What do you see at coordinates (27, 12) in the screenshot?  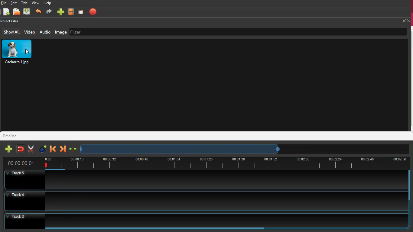 I see `upload` at bounding box center [27, 12].